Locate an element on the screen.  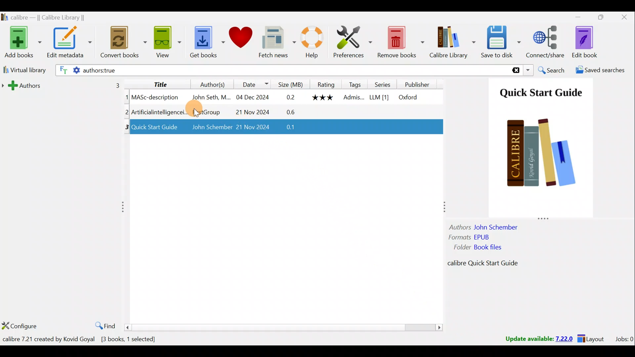
Size is located at coordinates (290, 83).